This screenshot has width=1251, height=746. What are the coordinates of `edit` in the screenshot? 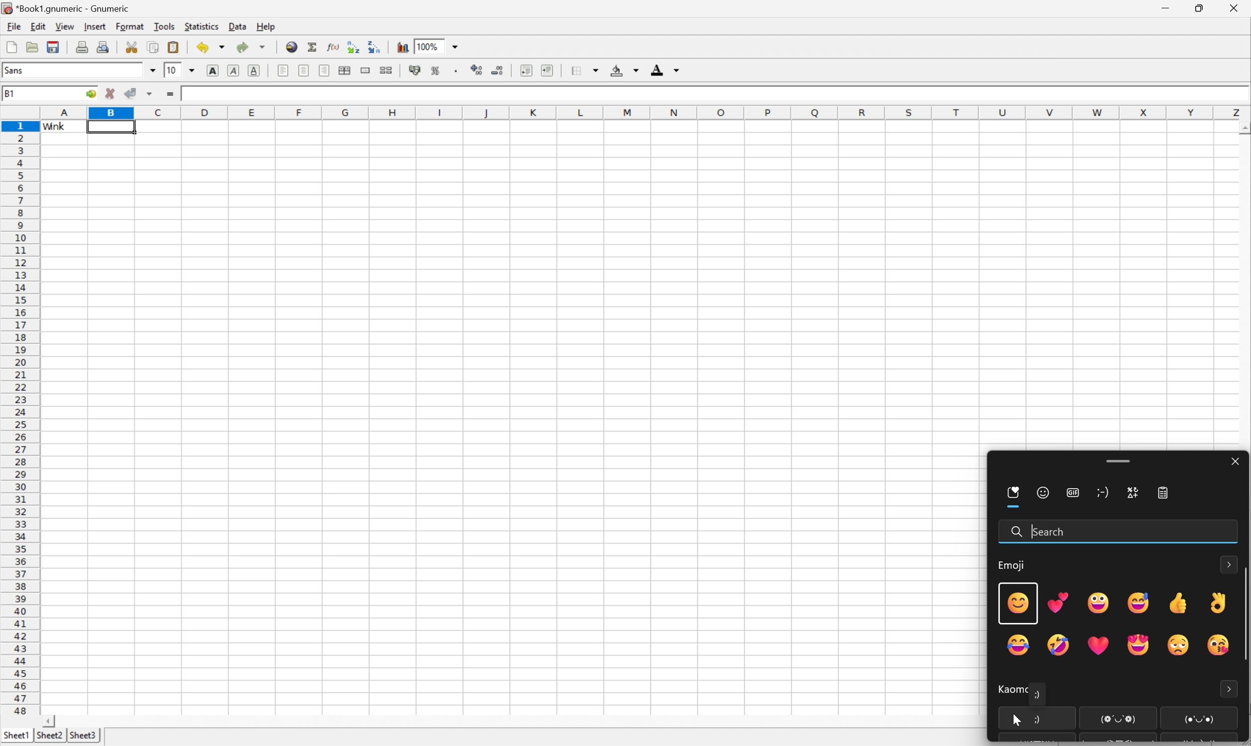 It's located at (37, 27).